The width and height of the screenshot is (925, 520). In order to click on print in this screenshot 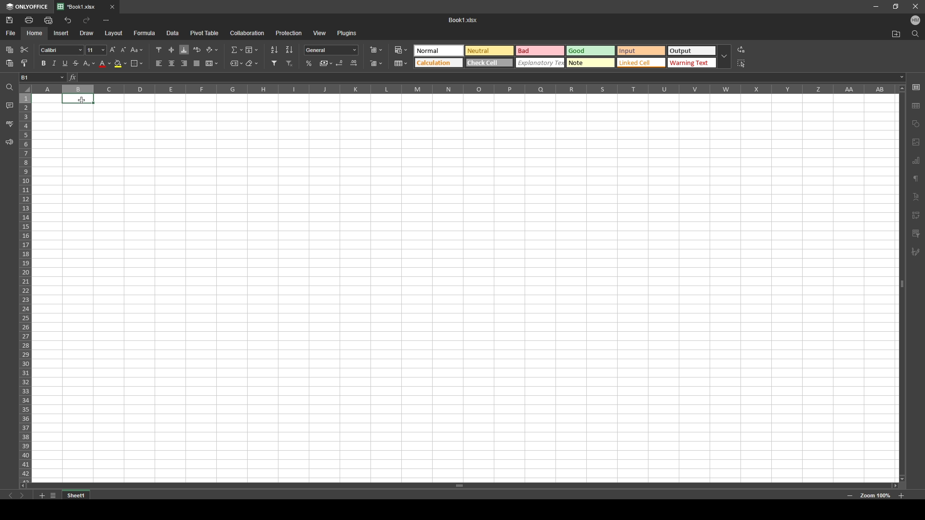, I will do `click(30, 20)`.